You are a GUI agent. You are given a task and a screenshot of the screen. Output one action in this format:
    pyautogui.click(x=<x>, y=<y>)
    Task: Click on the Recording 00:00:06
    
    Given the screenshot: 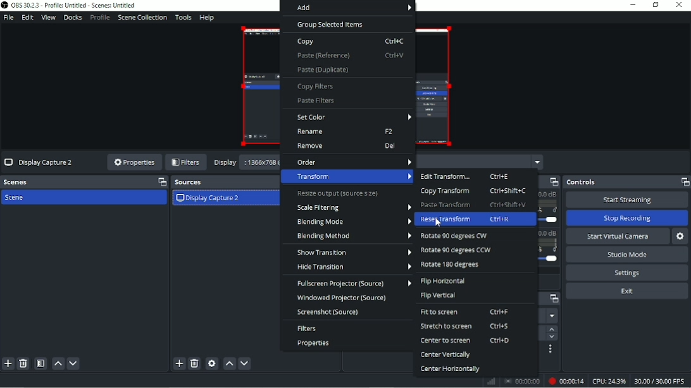 What is the action you would take?
    pyautogui.click(x=564, y=381)
    